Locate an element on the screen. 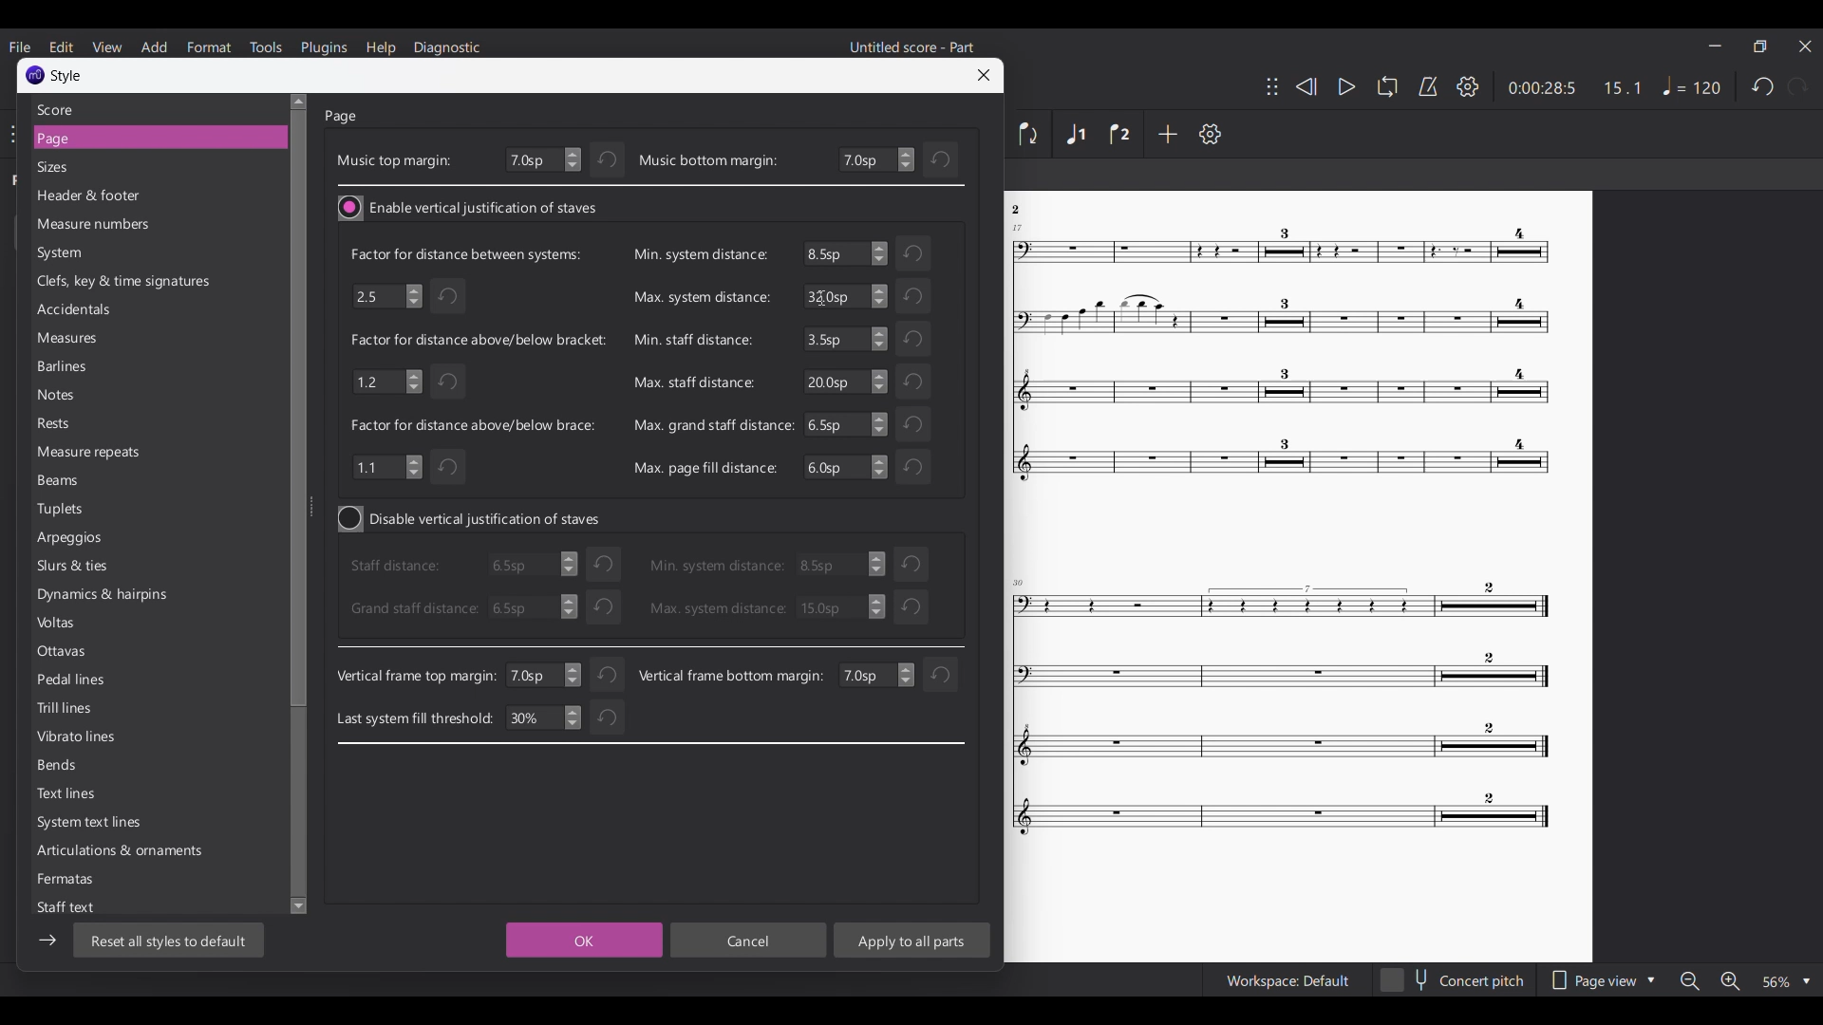 The image size is (1823, 1025). Voice 2 is located at coordinates (1120, 134).